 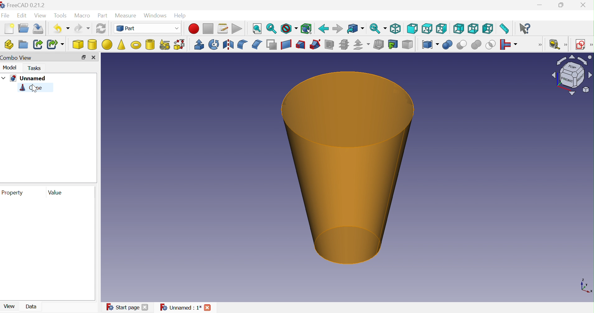 What do you see at coordinates (395, 29) in the screenshot?
I see `Isometric` at bounding box center [395, 29].